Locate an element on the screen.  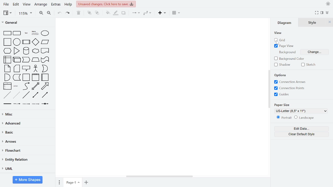
style is located at coordinates (312, 23).